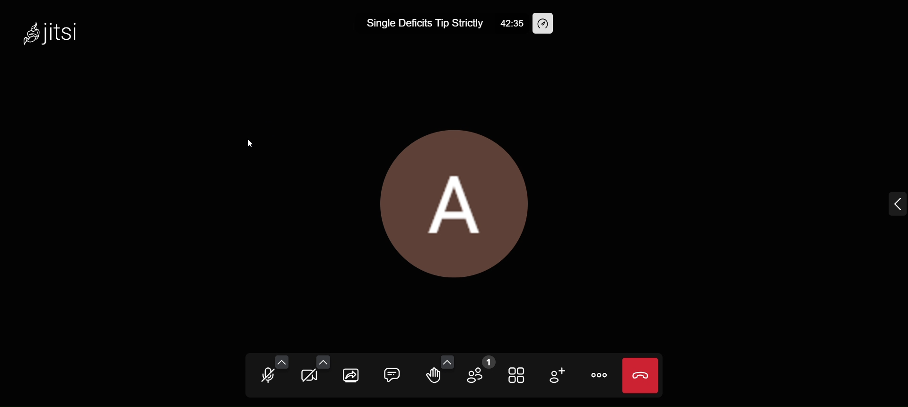  Describe the element at coordinates (640, 375) in the screenshot. I see `End Meeting` at that location.